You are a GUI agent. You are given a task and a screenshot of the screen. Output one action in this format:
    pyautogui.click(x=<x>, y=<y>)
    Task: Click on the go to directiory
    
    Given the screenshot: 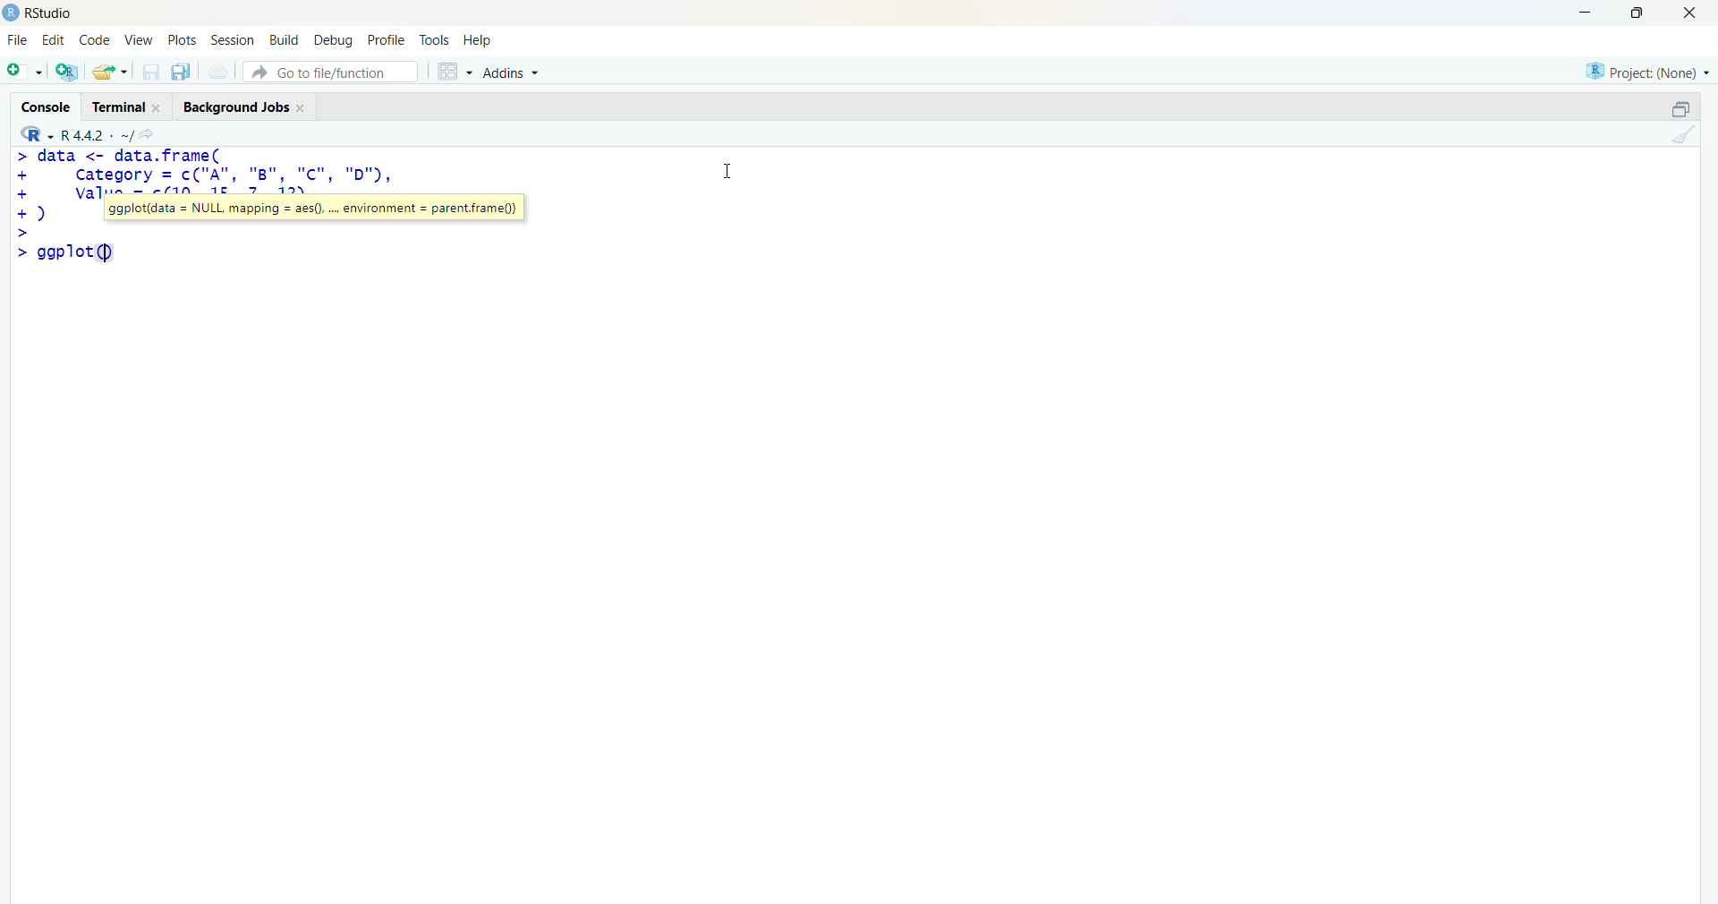 What is the action you would take?
    pyautogui.click(x=151, y=134)
    